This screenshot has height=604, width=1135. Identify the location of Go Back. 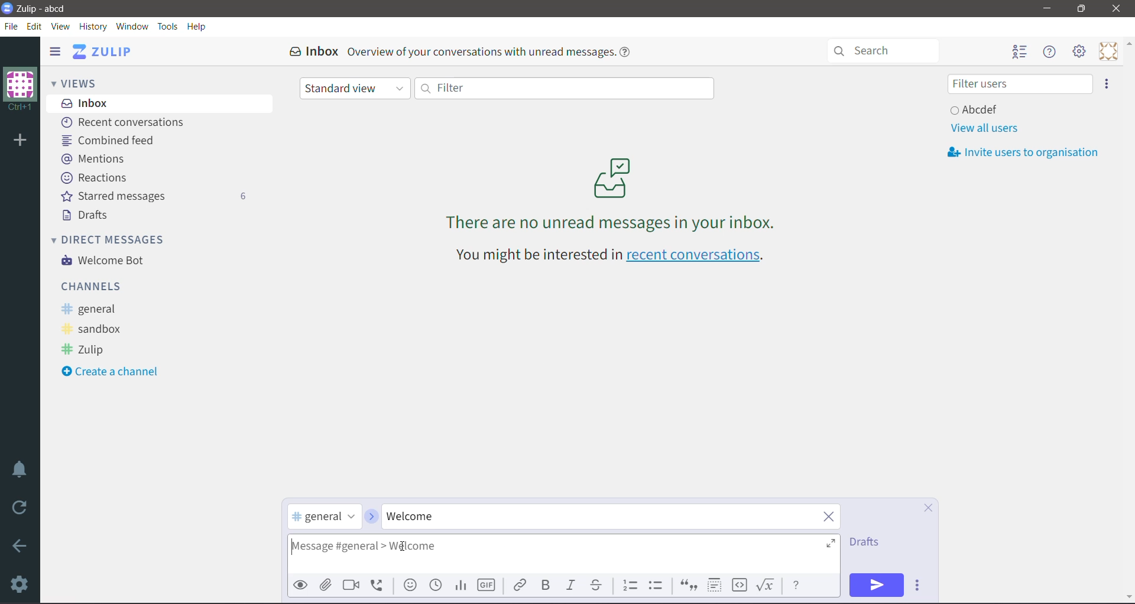
(20, 545).